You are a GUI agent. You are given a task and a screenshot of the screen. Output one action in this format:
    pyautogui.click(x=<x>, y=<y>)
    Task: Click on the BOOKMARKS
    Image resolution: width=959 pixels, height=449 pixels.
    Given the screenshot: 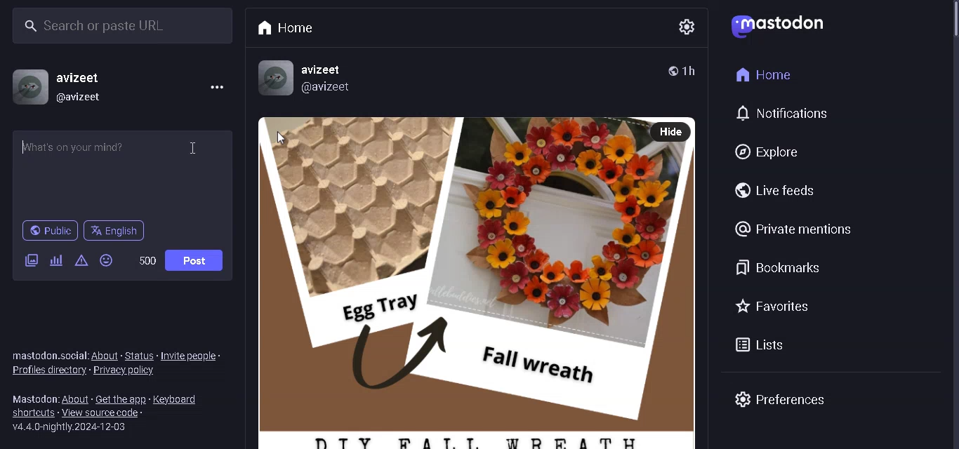 What is the action you would take?
    pyautogui.click(x=781, y=266)
    